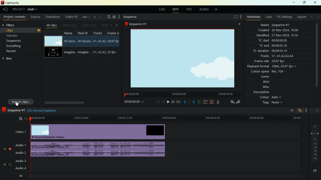 This screenshot has height=180, width=321. I want to click on sequence, so click(134, 17).